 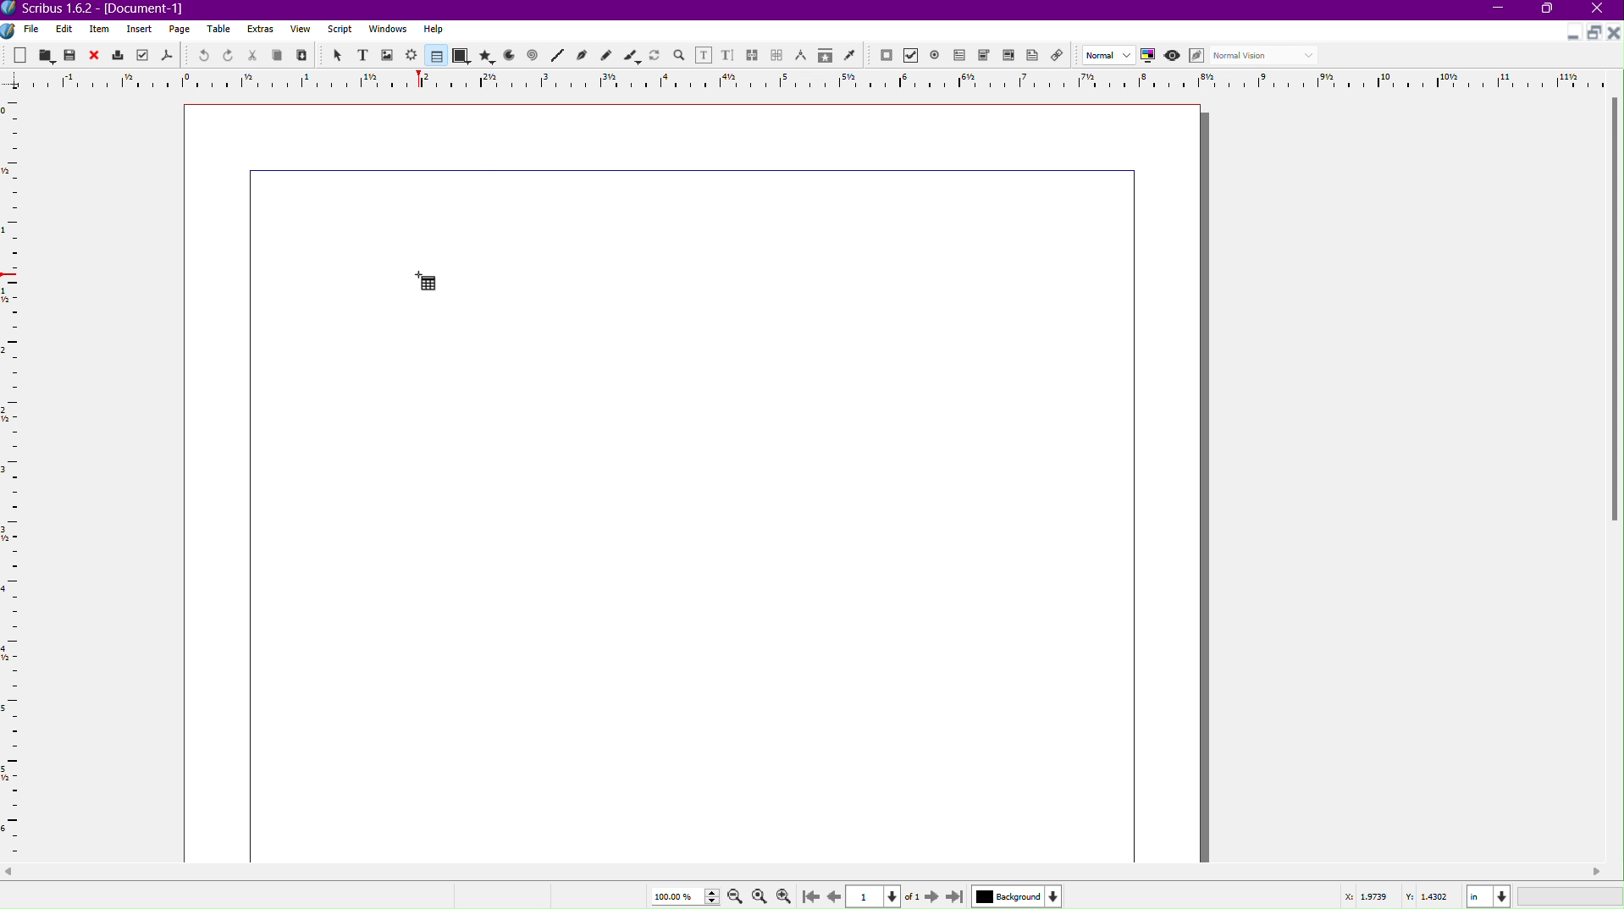 I want to click on Close, so click(x=1614, y=33).